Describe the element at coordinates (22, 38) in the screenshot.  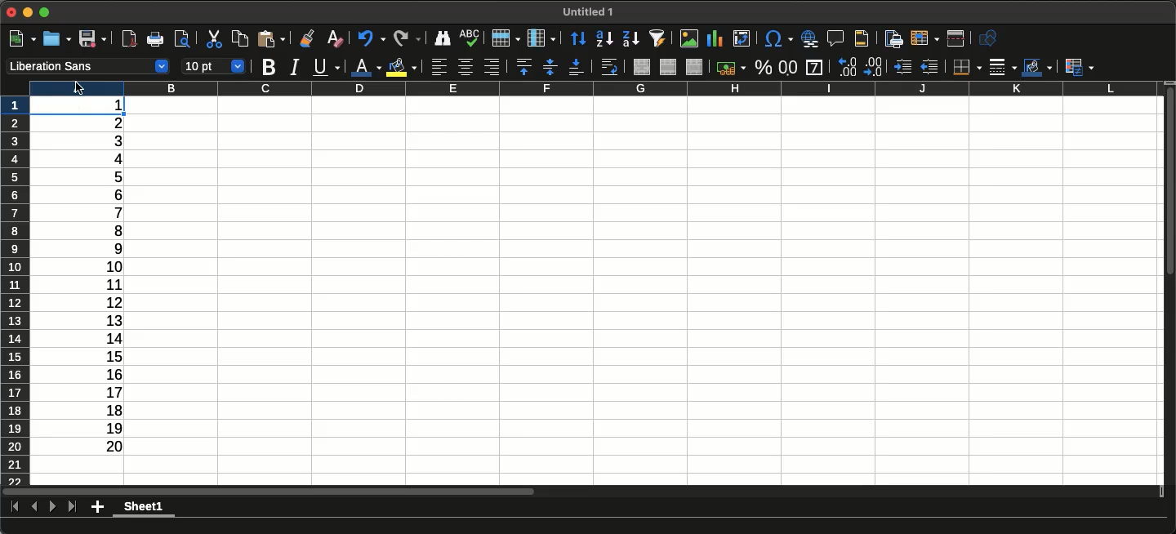
I see `New` at that location.